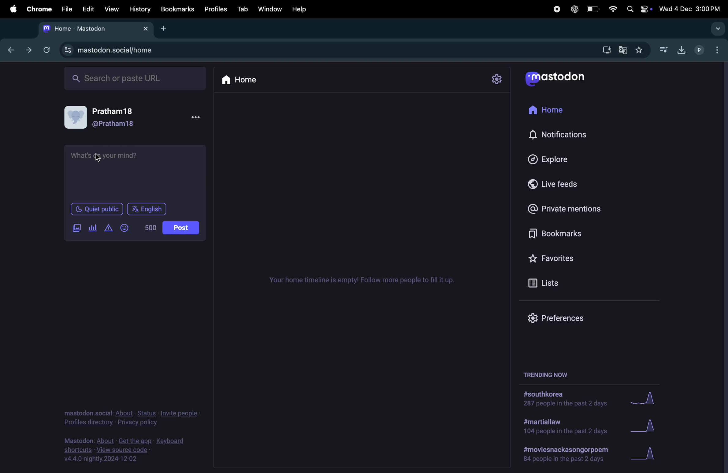  I want to click on Graph, so click(644, 454).